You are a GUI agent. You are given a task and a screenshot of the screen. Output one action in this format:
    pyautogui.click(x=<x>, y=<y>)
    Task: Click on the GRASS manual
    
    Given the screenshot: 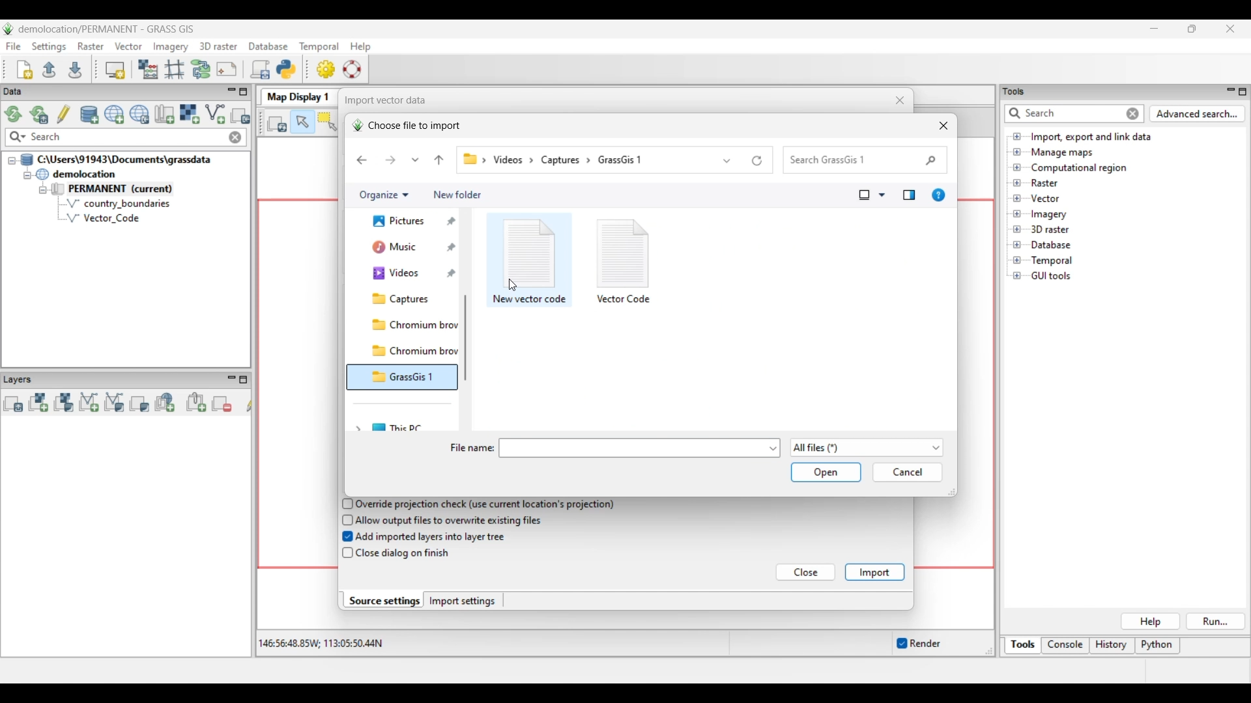 What is the action you would take?
    pyautogui.click(x=352, y=69)
    